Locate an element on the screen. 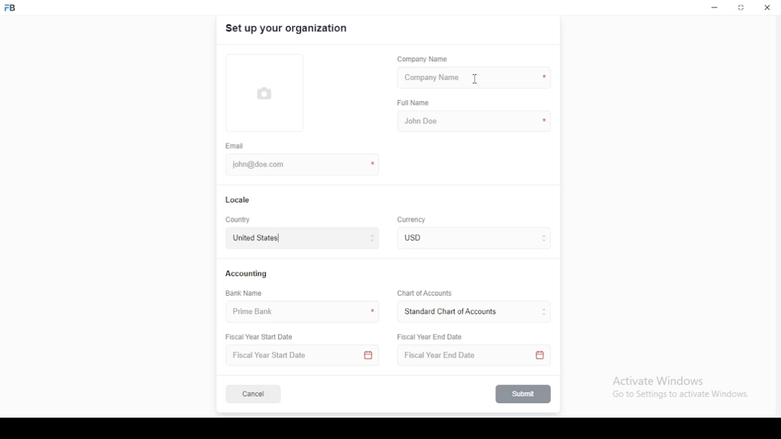 The height and width of the screenshot is (439, 781). Fiscal Year Start Date is located at coordinates (304, 355).